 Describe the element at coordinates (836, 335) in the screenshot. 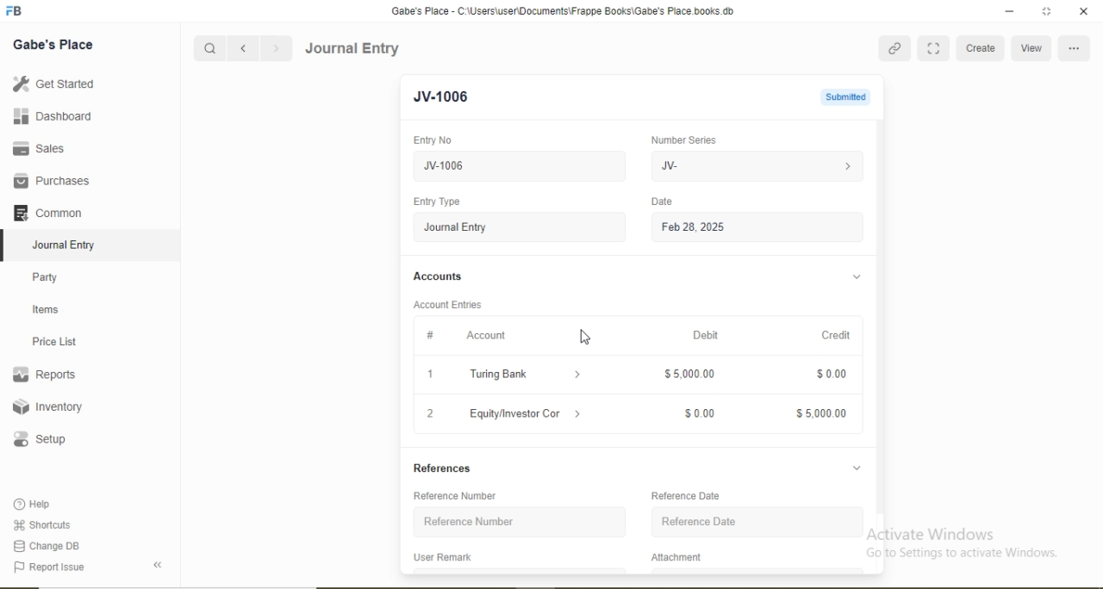

I see `Credit` at that location.